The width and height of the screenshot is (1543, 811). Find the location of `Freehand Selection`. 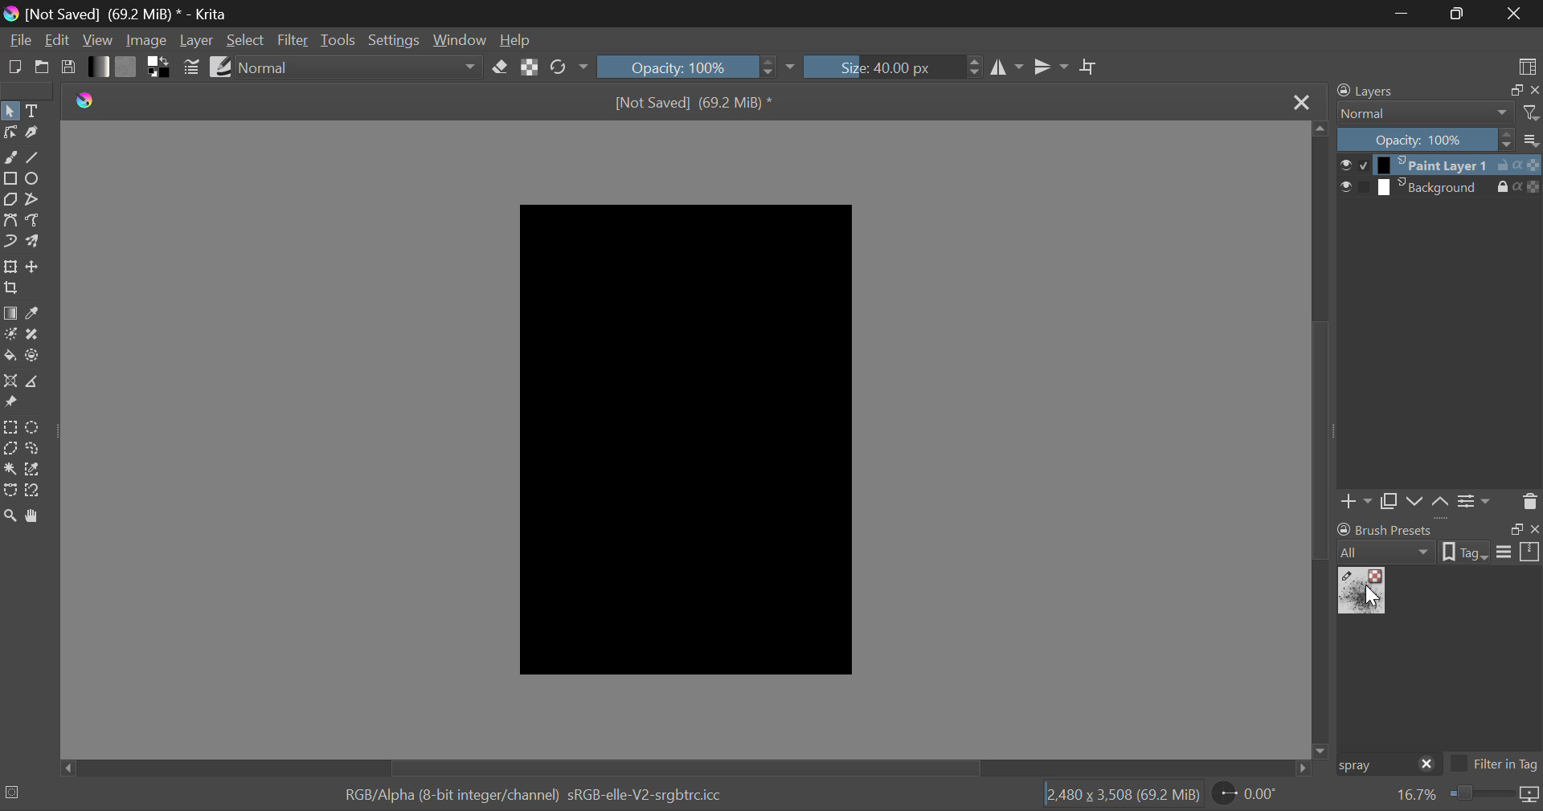

Freehand Selection is located at coordinates (34, 448).